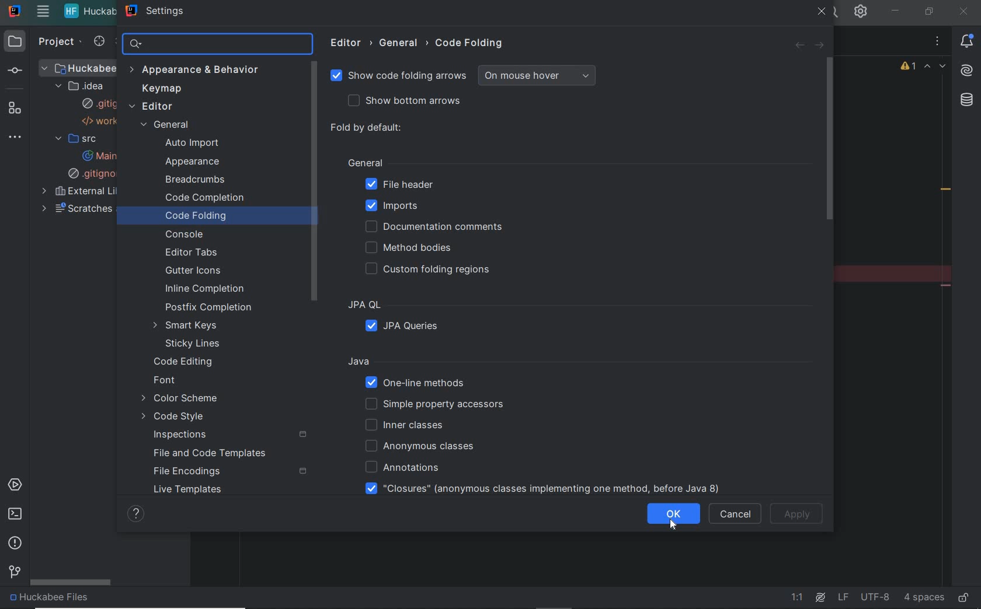 This screenshot has height=609, width=981. Describe the element at coordinates (106, 155) in the screenshot. I see `main` at that location.